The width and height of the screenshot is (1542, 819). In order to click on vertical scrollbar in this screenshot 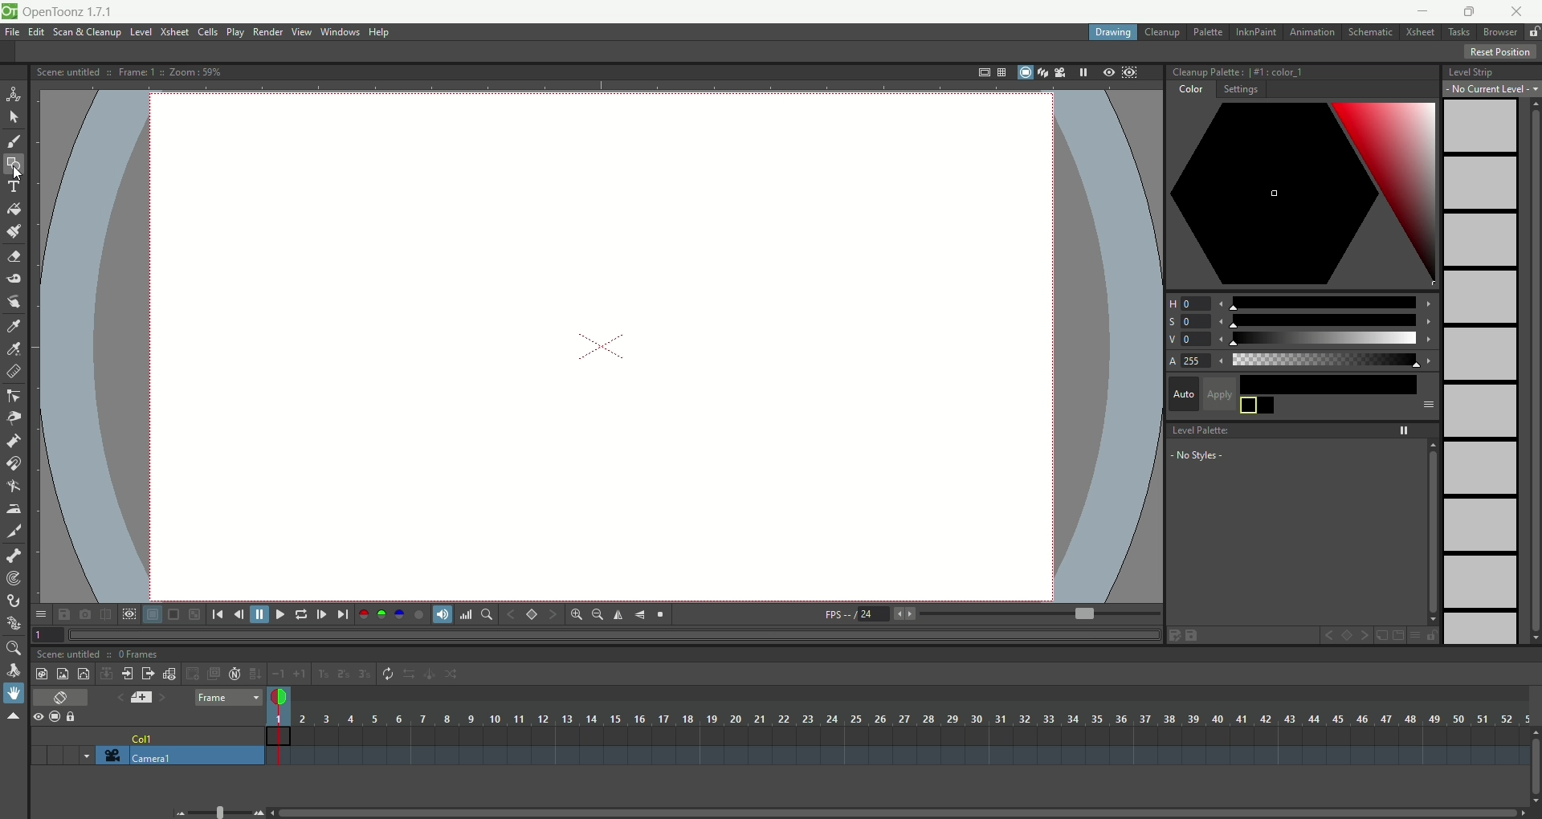, I will do `click(1532, 779)`.